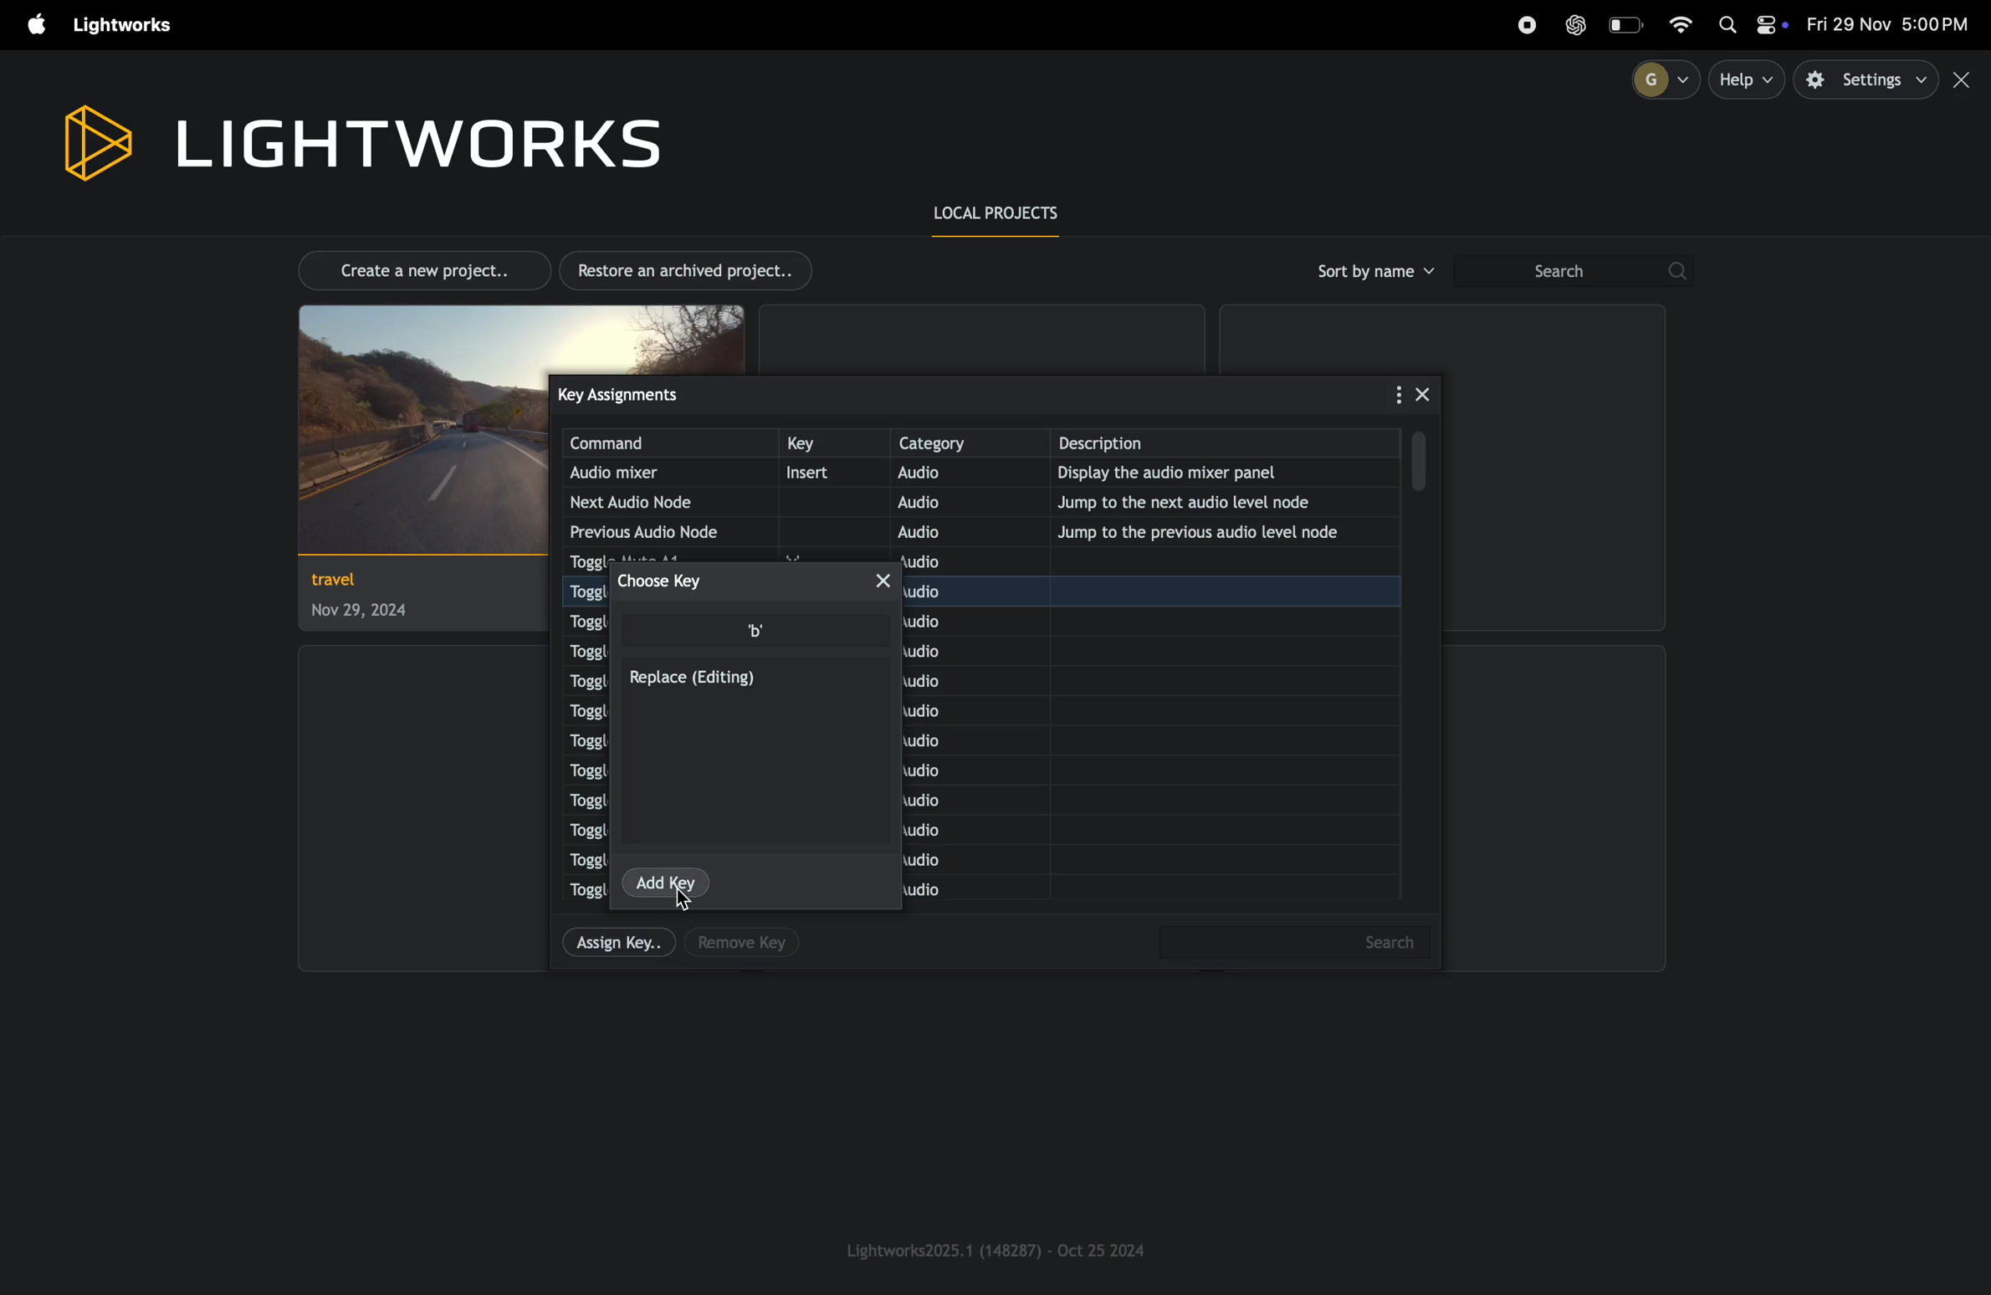  What do you see at coordinates (1768, 150) in the screenshot?
I see `description` at bounding box center [1768, 150].